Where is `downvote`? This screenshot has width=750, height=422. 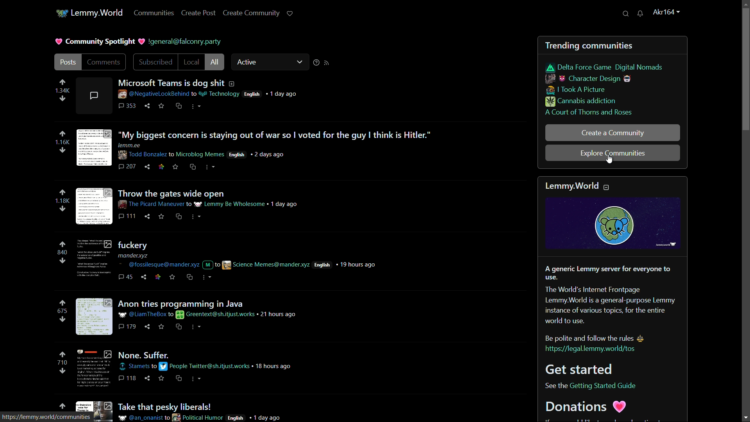
downvote is located at coordinates (61, 150).